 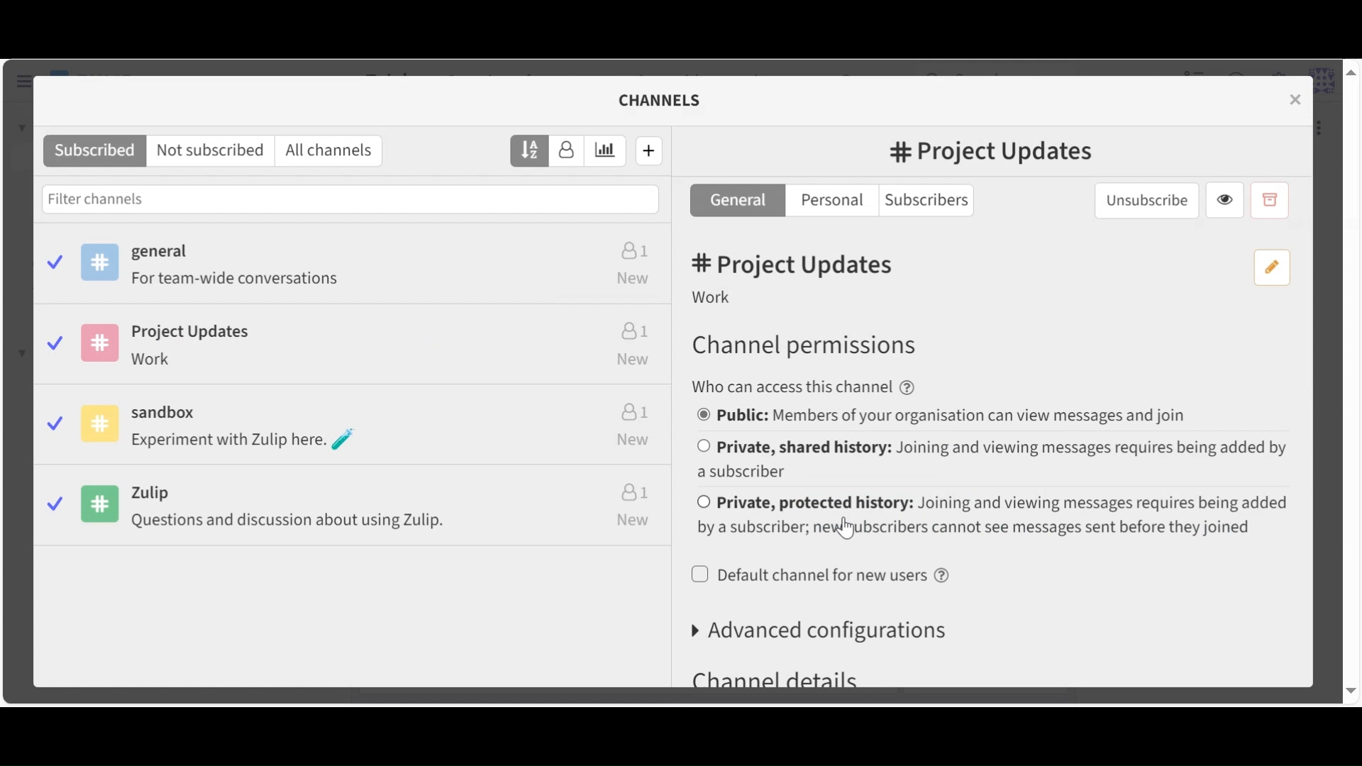 I want to click on project progress, so click(x=355, y=342).